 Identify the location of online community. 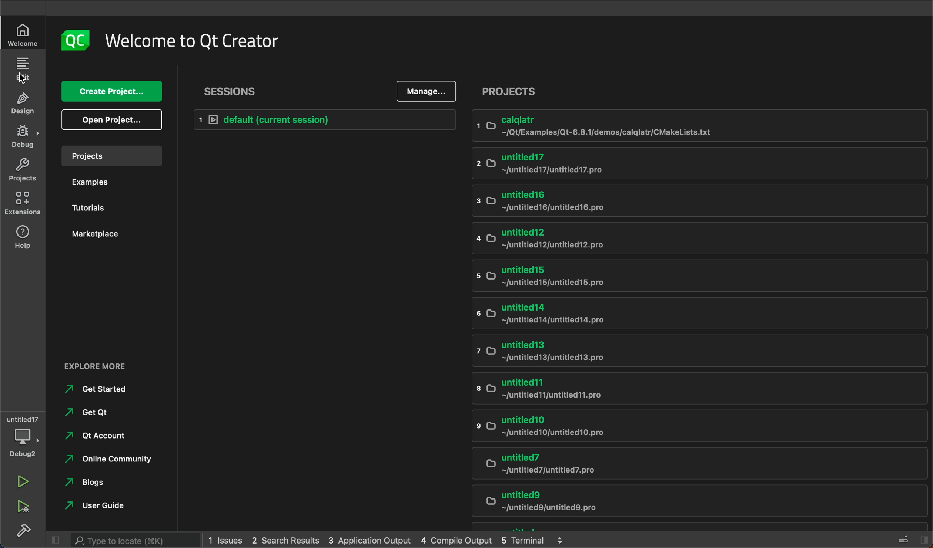
(103, 459).